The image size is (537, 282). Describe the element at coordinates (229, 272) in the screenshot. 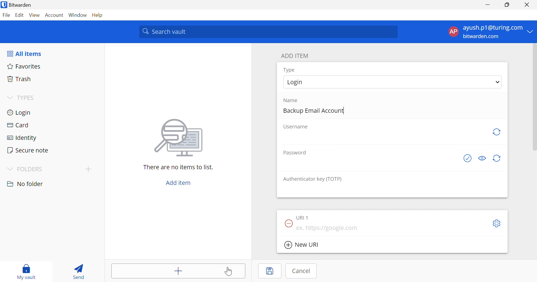

I see `Cursor` at that location.